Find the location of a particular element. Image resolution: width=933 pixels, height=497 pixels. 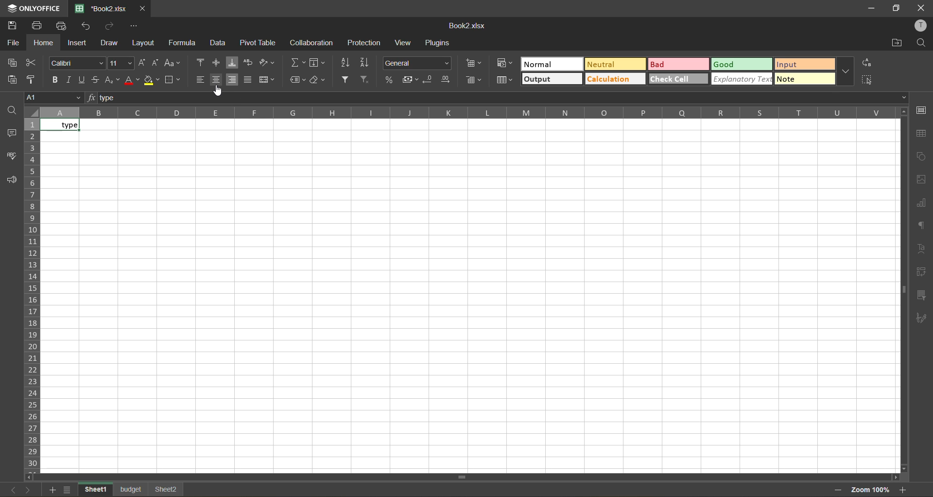

insert is located at coordinates (79, 44).